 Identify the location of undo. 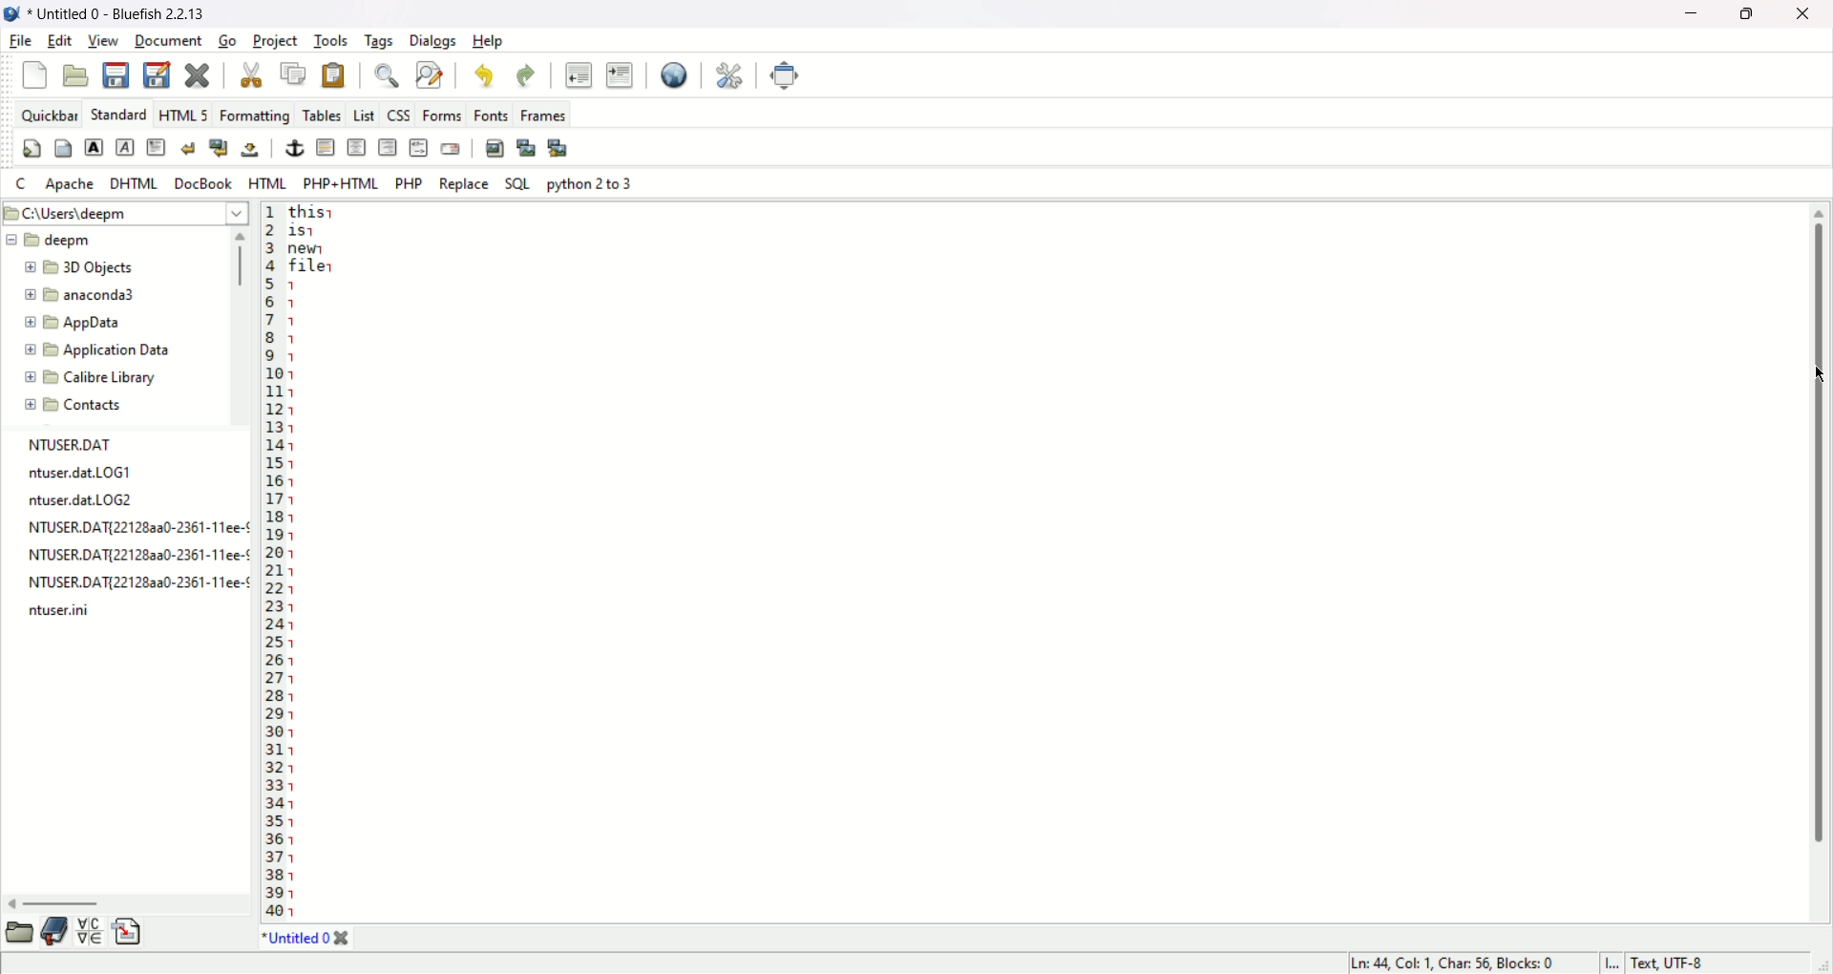
(487, 78).